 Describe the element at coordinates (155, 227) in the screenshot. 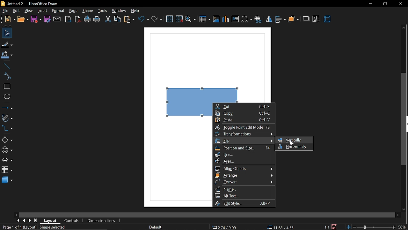

I see `Default` at that location.